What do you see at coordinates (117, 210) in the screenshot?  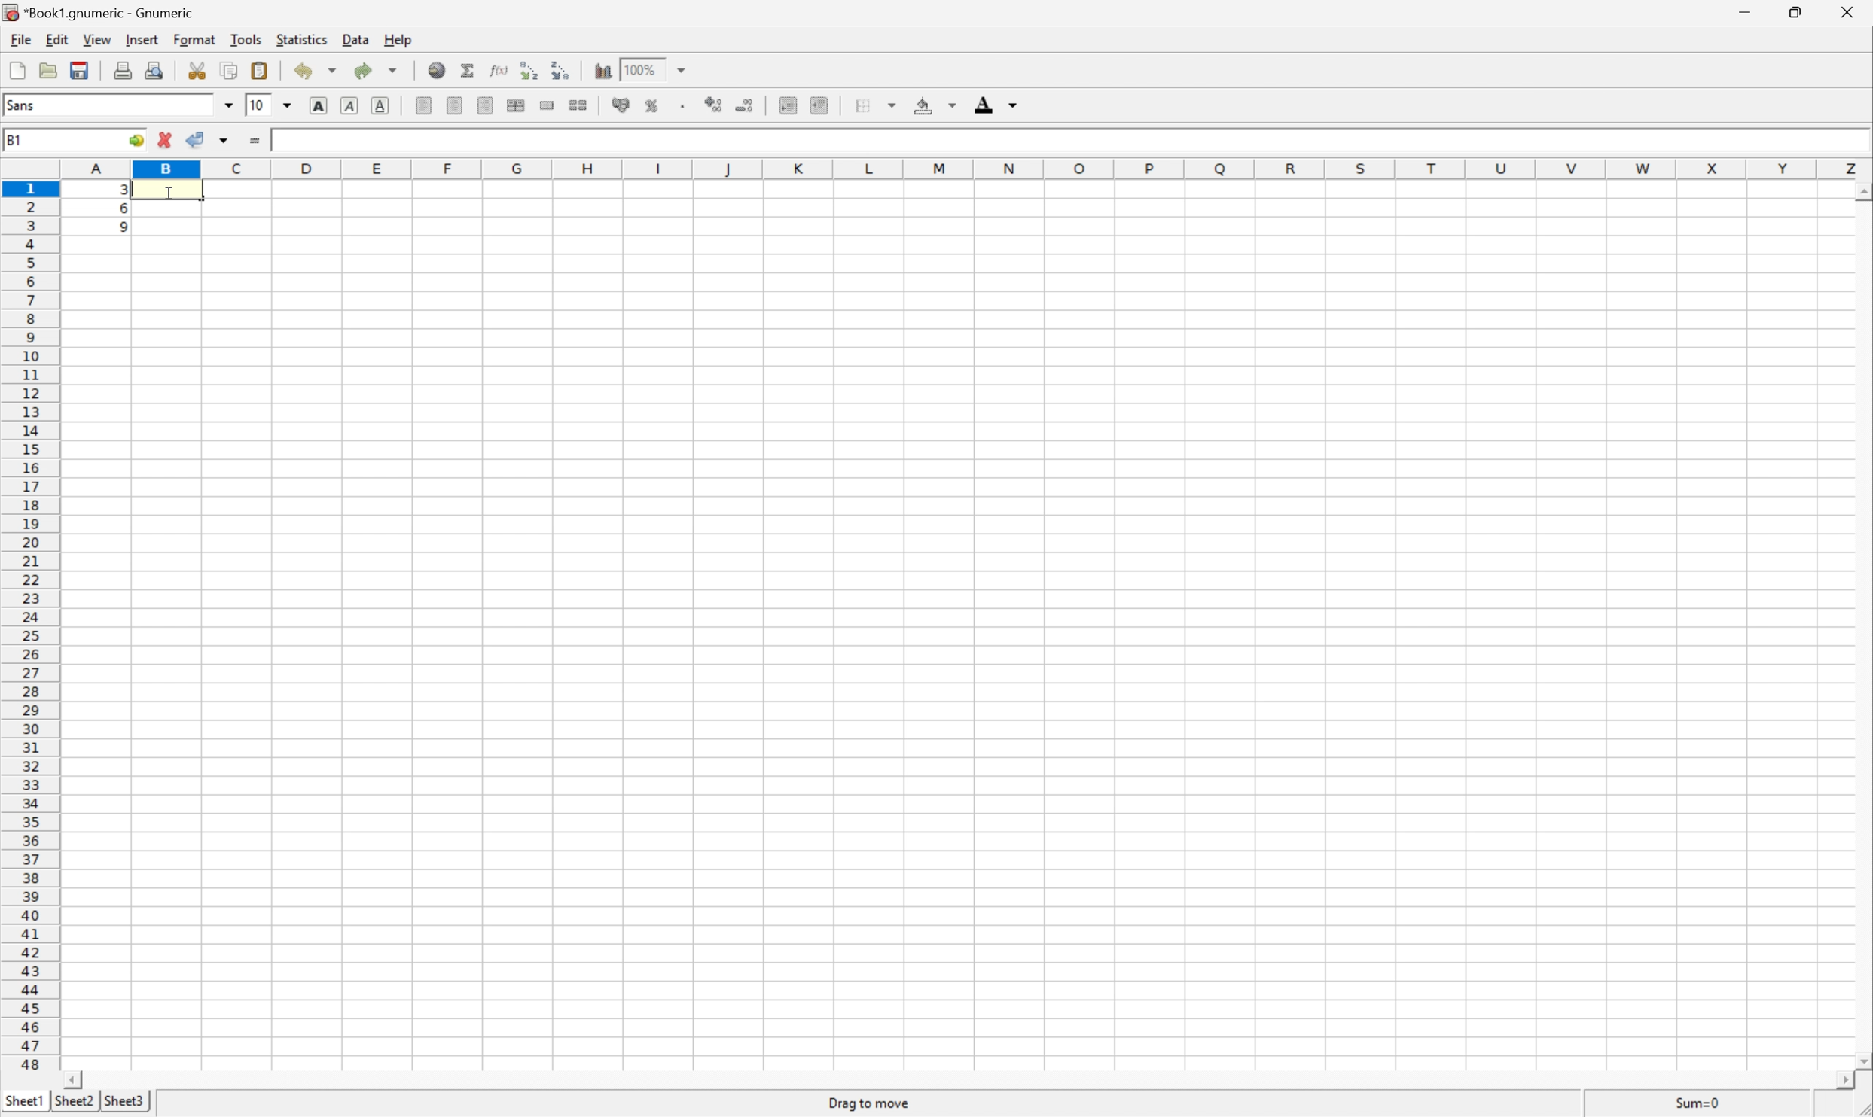 I see `6` at bounding box center [117, 210].